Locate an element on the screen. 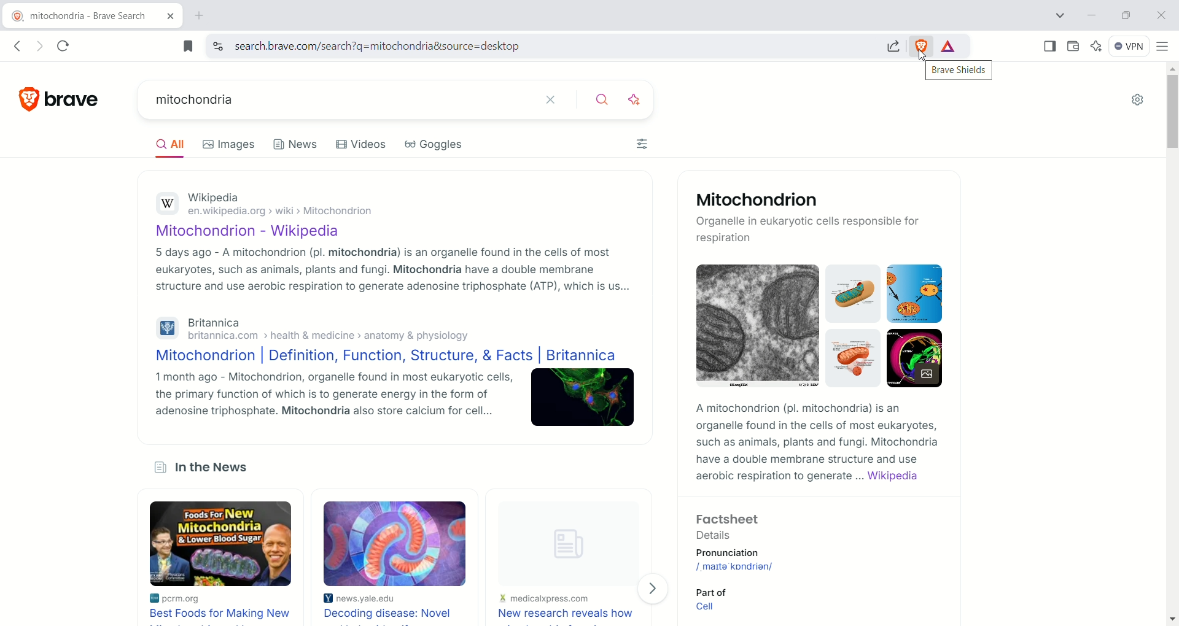  Click to go back, hold to see history is located at coordinates (17, 47).